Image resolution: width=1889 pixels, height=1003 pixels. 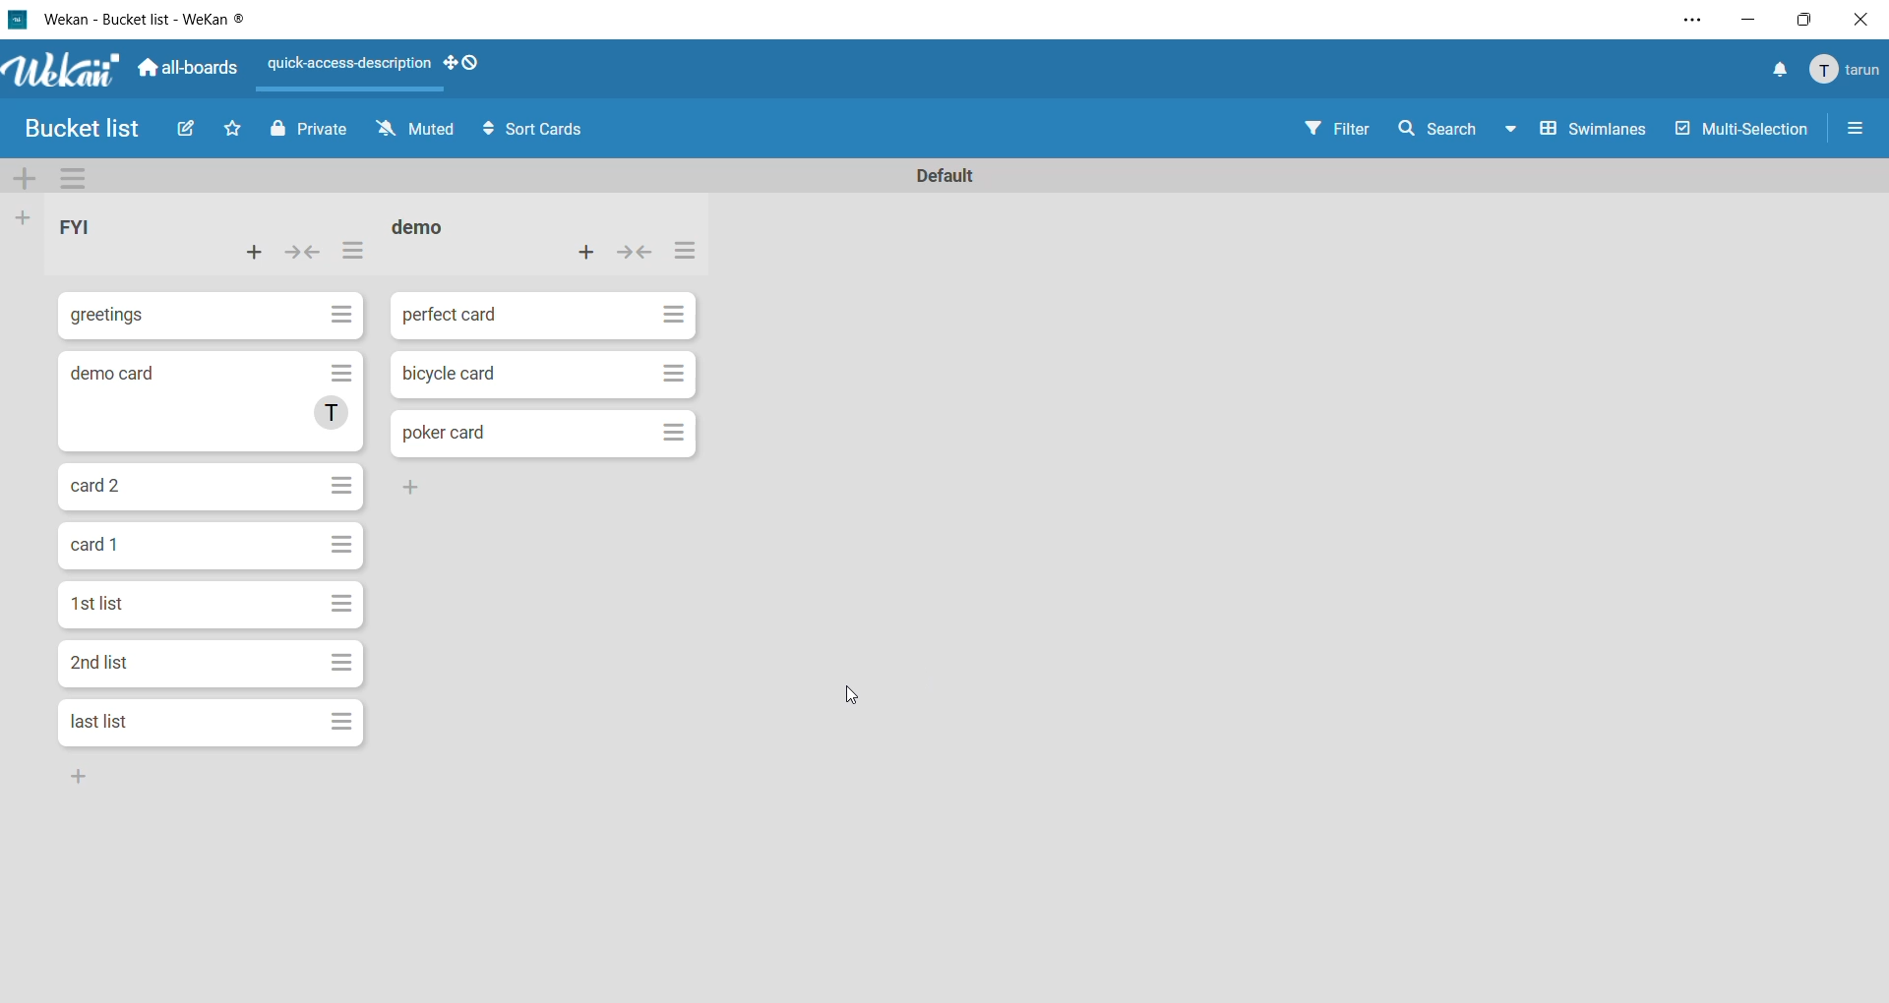 What do you see at coordinates (945, 177) in the screenshot?
I see `Default` at bounding box center [945, 177].